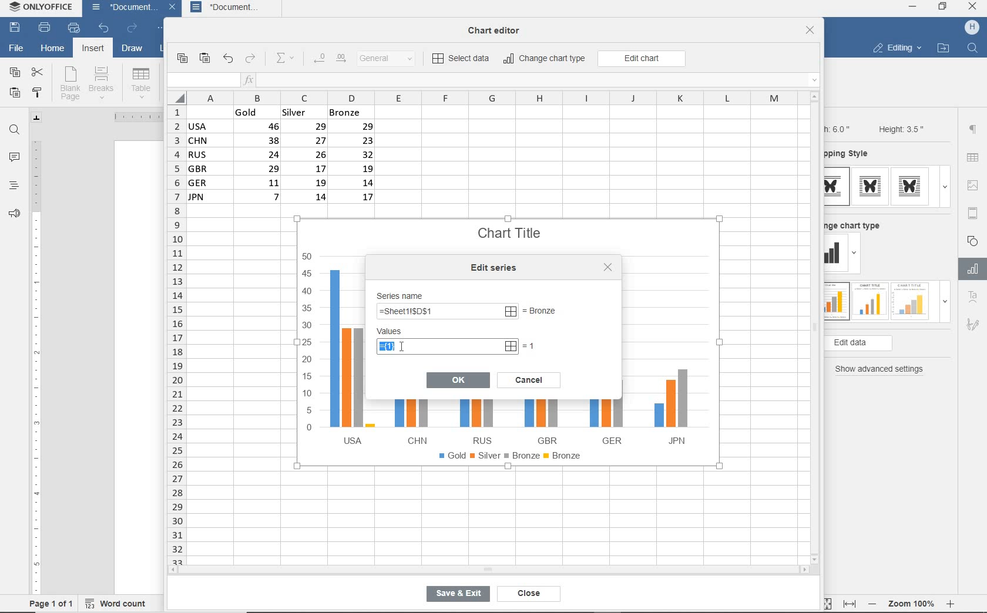 The width and height of the screenshot is (987, 613). I want to click on zoom 100%, so click(914, 602).